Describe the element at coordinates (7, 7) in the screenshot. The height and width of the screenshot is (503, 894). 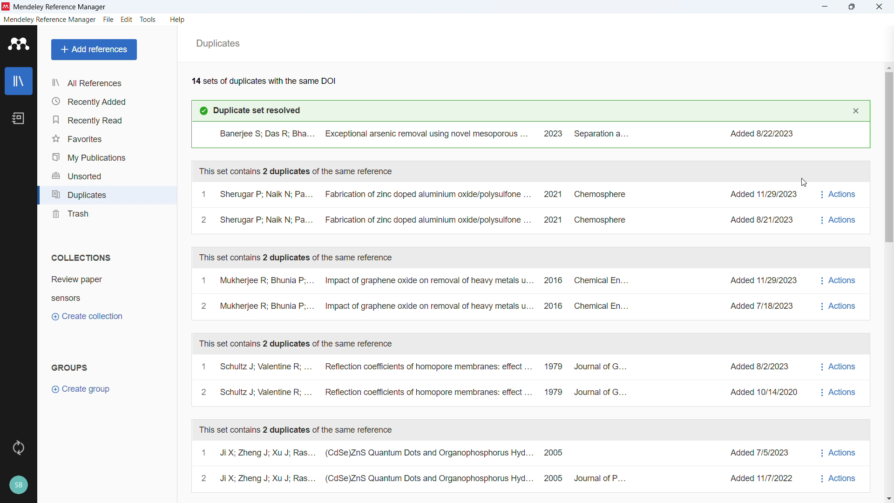
I see `Logo ` at that location.